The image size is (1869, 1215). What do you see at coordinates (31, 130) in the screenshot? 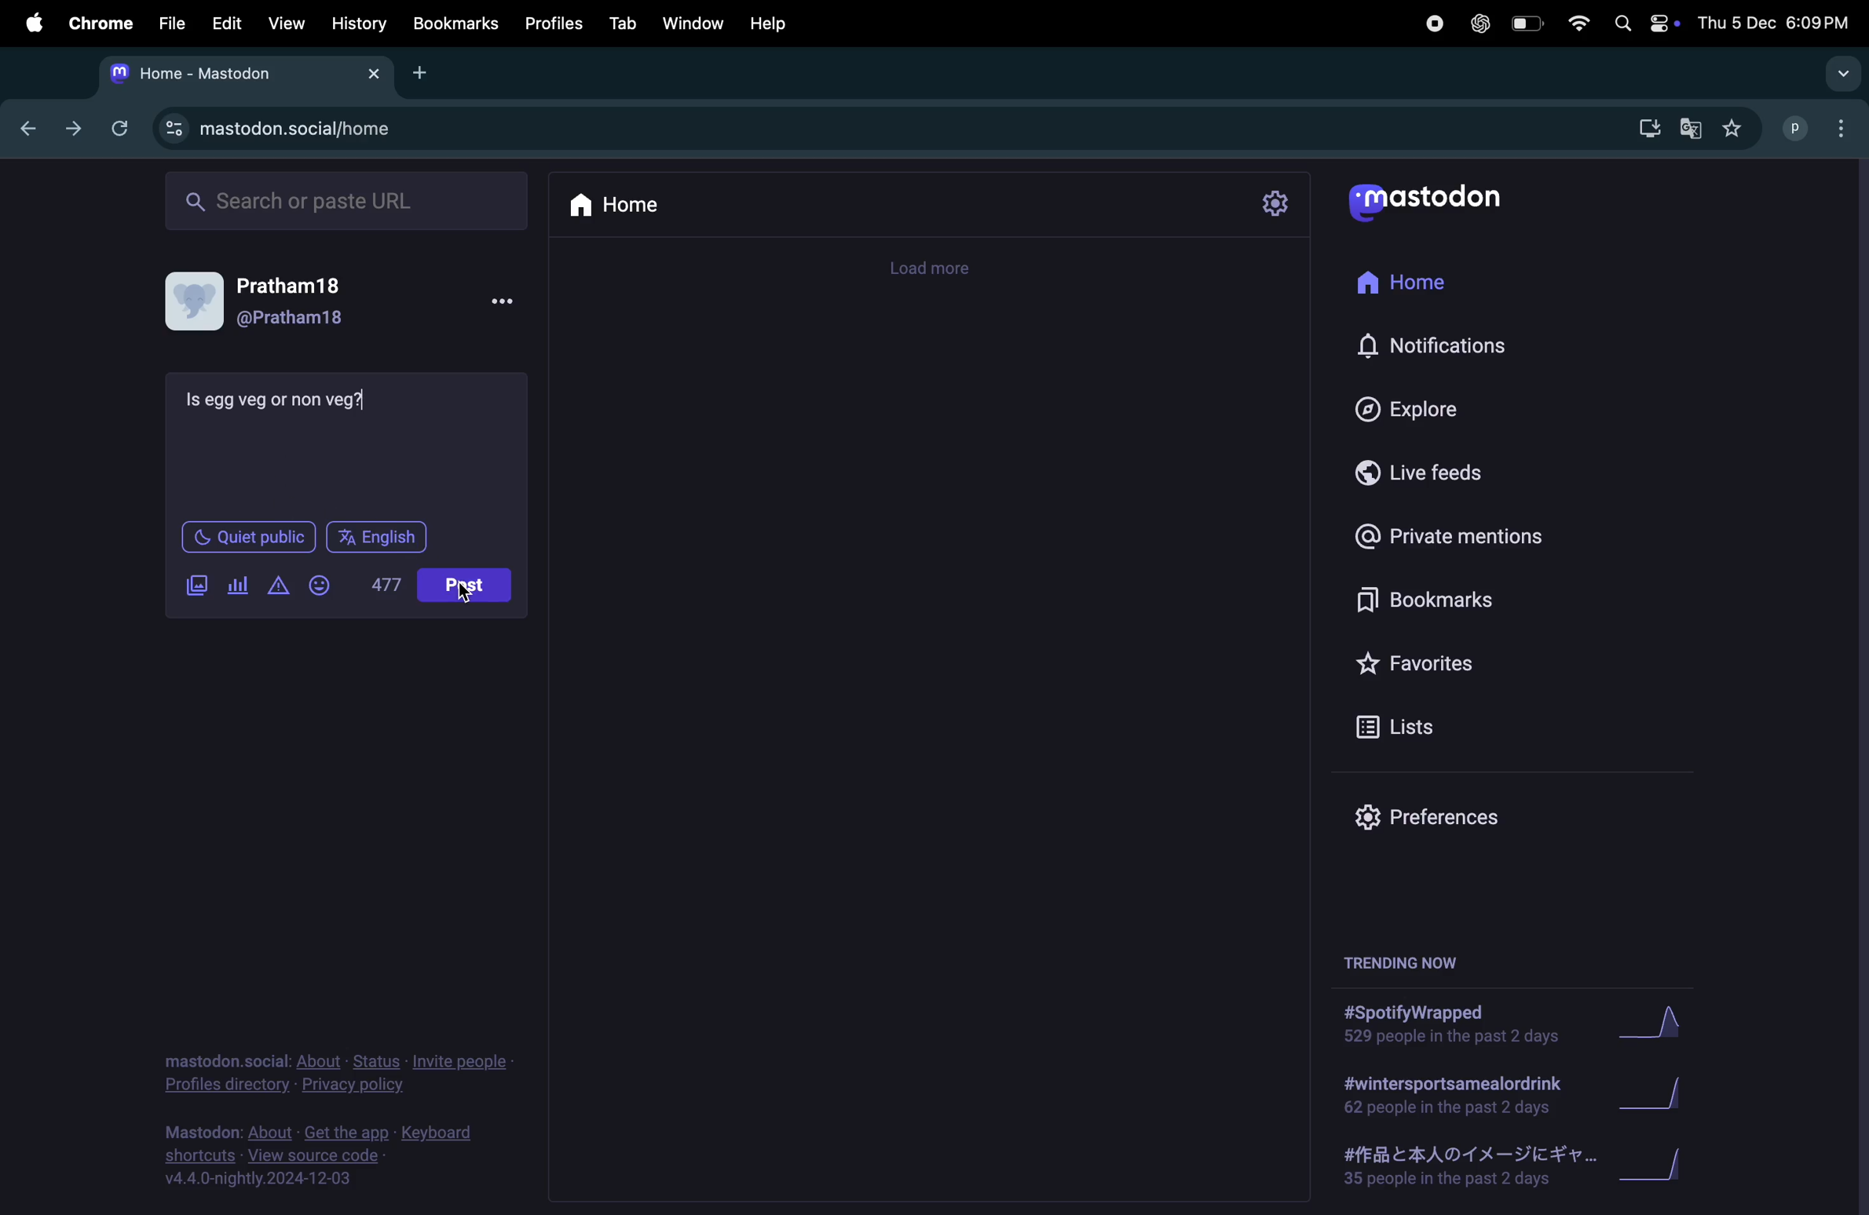
I see `backward` at bounding box center [31, 130].